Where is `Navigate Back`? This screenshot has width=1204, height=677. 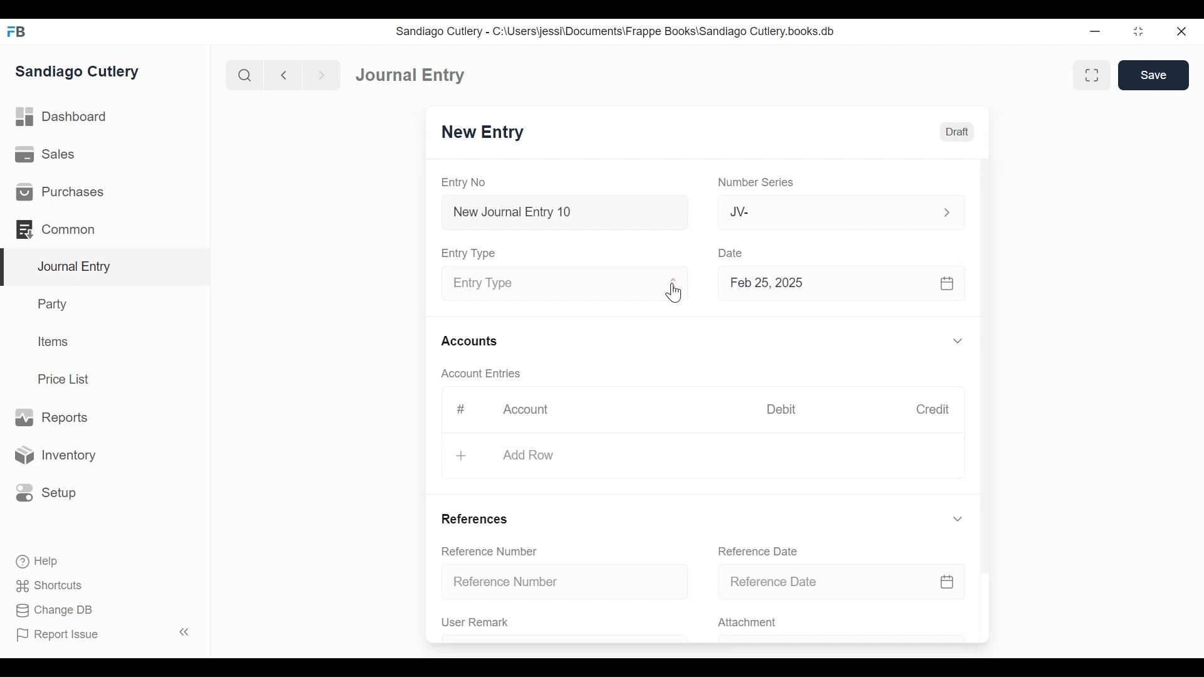
Navigate Back is located at coordinates (284, 75).